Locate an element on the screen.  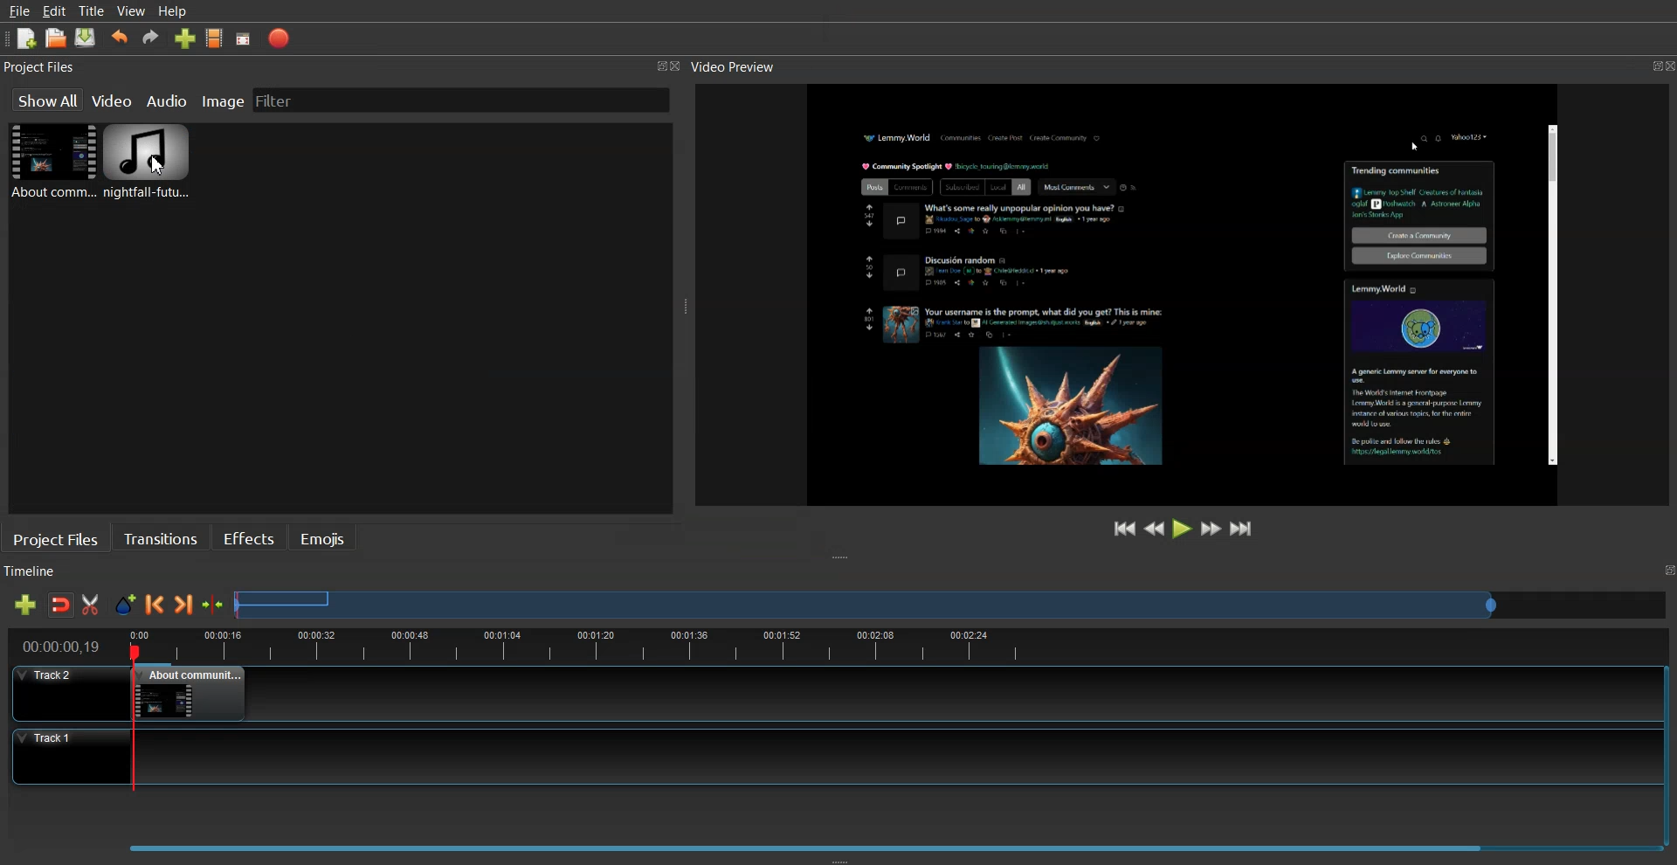
Filter is located at coordinates (289, 100).